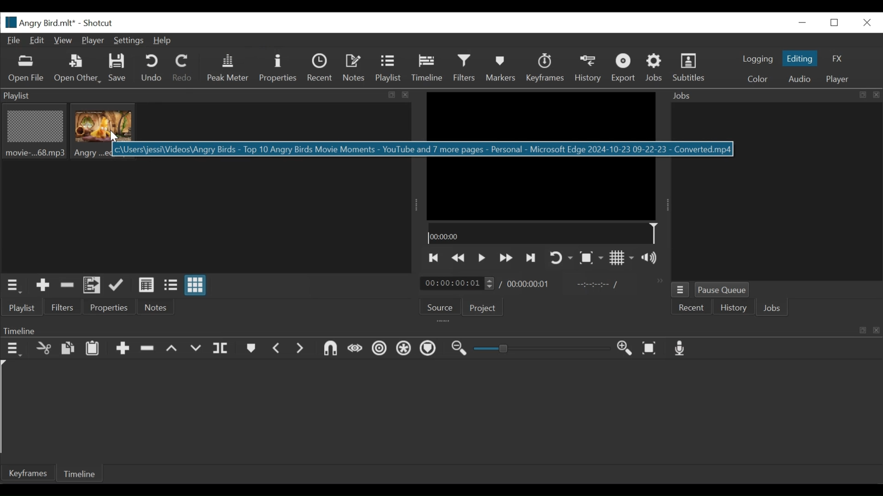 This screenshot has width=883, height=496. Describe the element at coordinates (651, 349) in the screenshot. I see `Zoom timeline to fit` at that location.